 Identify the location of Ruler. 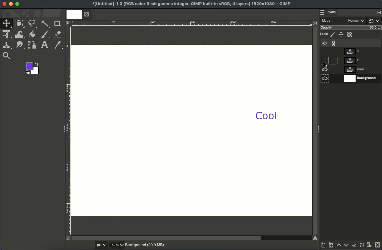
(191, 23).